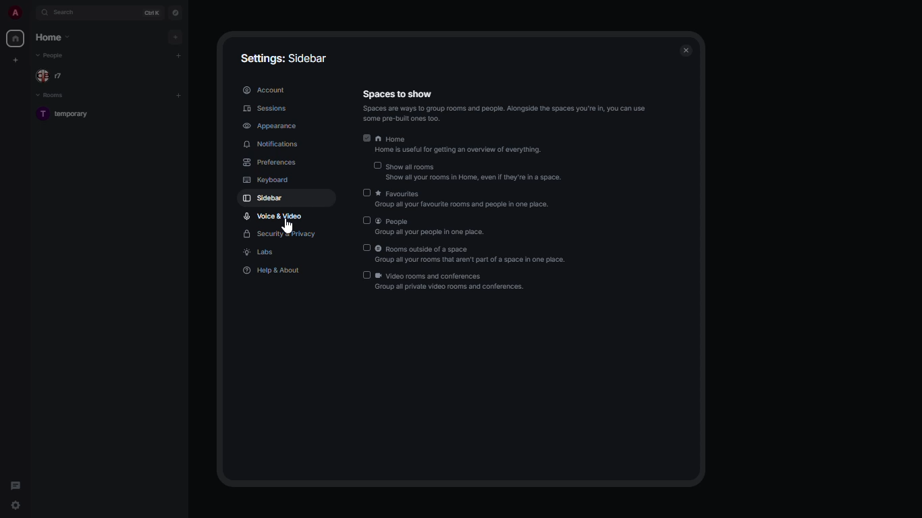 Image resolution: width=922 pixels, height=518 pixels. What do you see at coordinates (275, 145) in the screenshot?
I see `notifications` at bounding box center [275, 145].